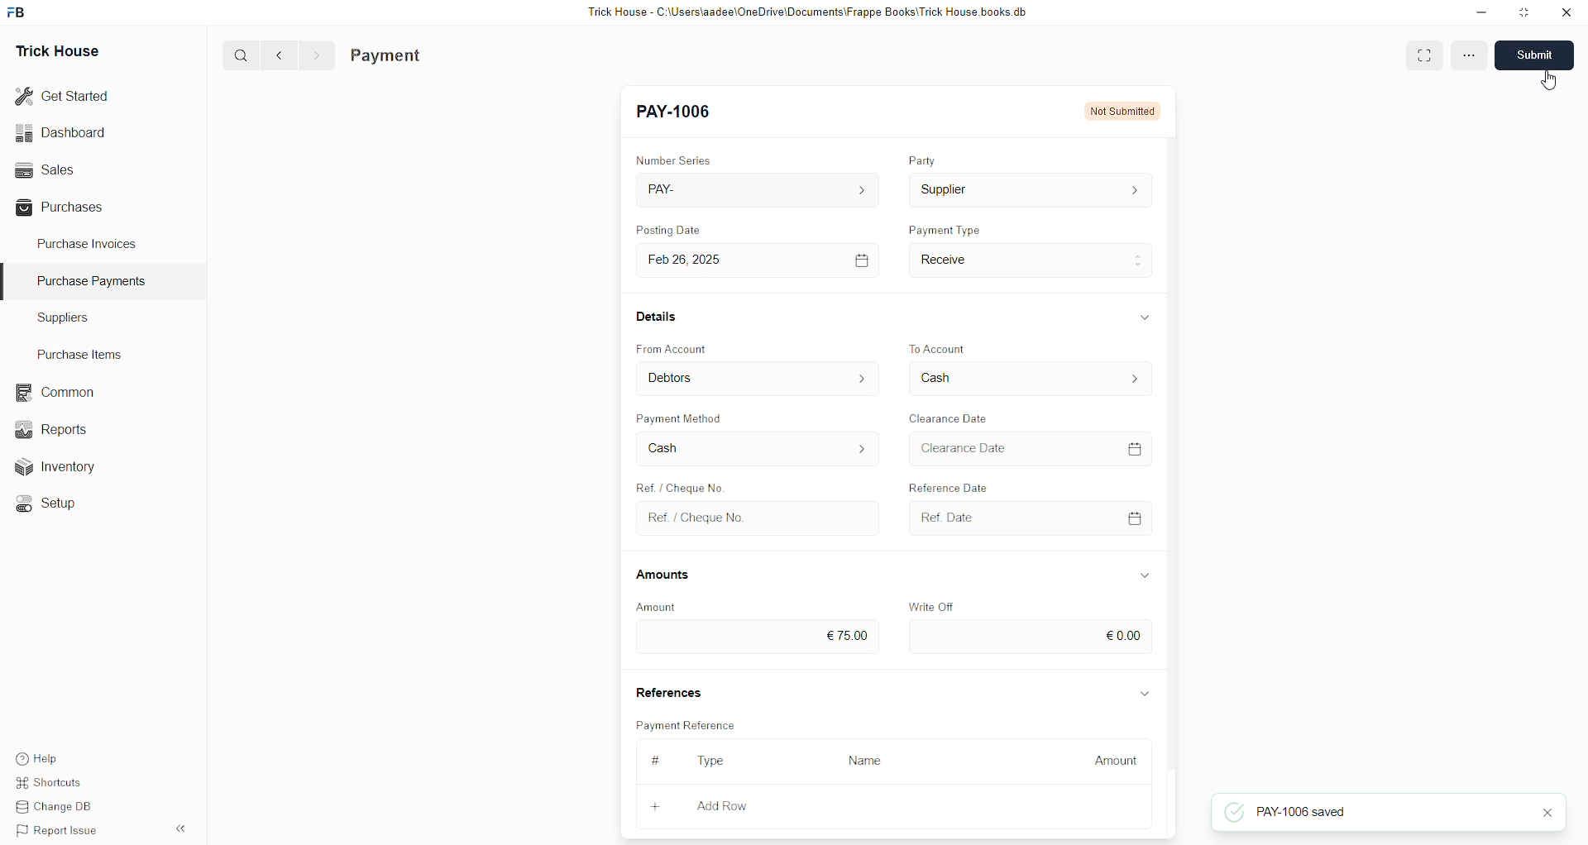 The height and width of the screenshot is (845, 1588). What do you see at coordinates (967, 488) in the screenshot?
I see `Reference Date` at bounding box center [967, 488].